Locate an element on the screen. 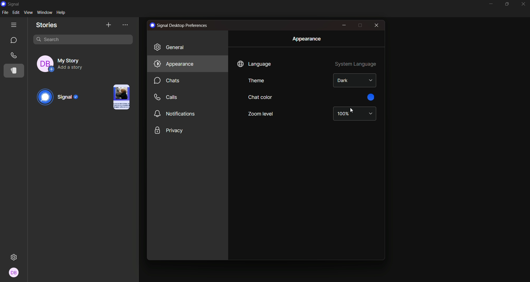 The height and width of the screenshot is (282, 530). minimize maximize is located at coordinates (507, 4).